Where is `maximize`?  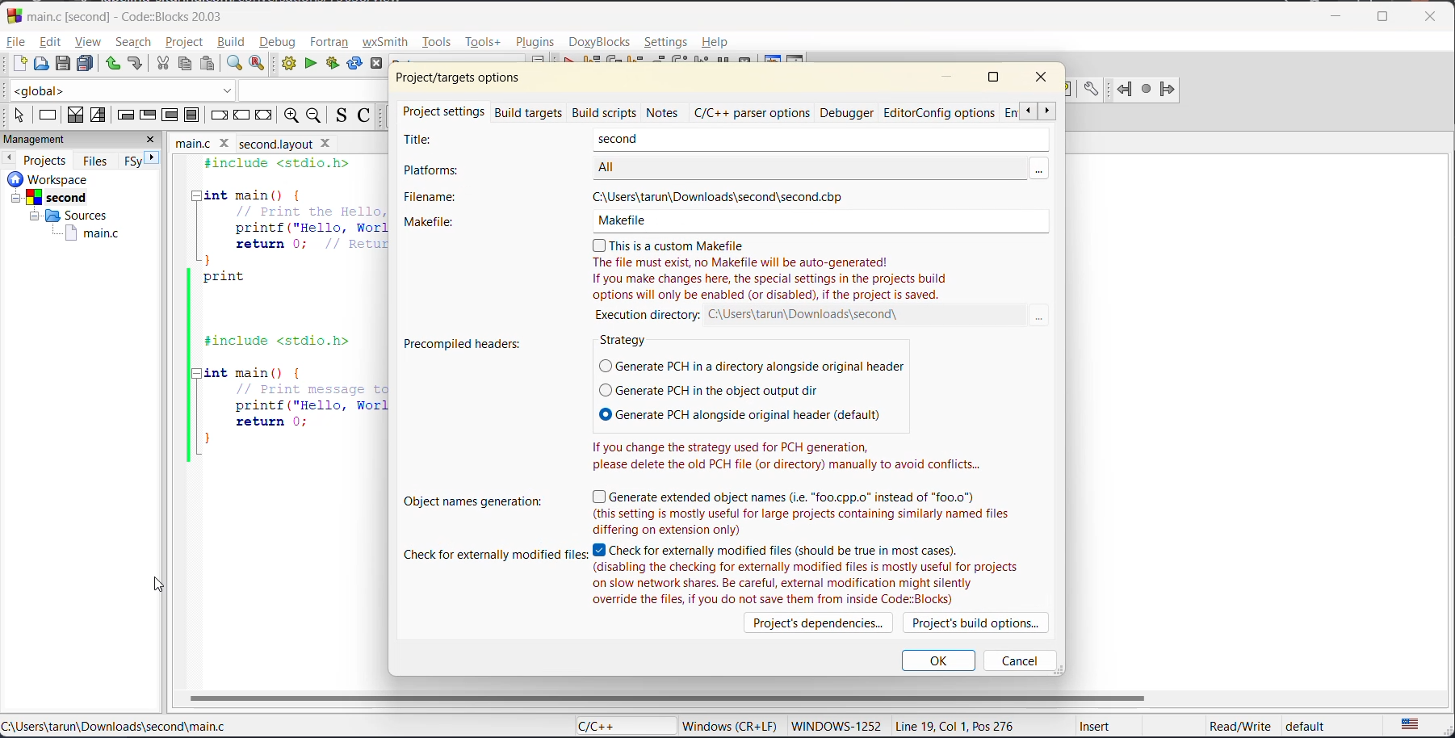 maximize is located at coordinates (1383, 18).